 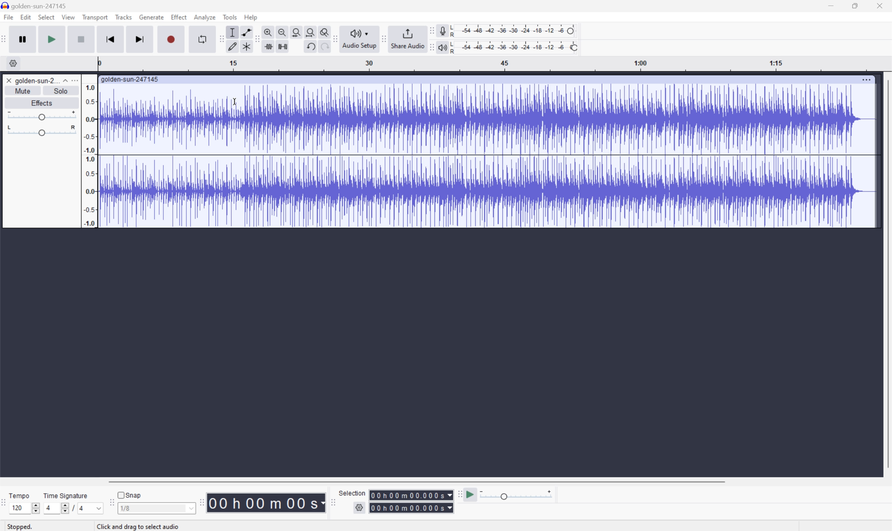 I want to click on Scroll bar, so click(x=415, y=481).